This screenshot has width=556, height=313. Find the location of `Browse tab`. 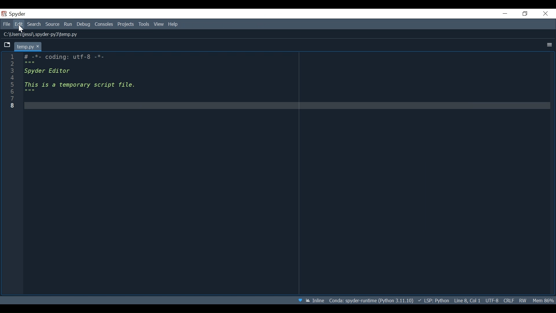

Browse tab is located at coordinates (8, 46).